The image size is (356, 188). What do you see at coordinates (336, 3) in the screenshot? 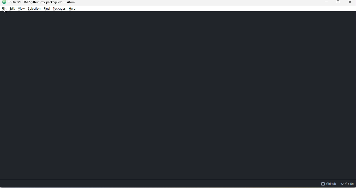
I see `maximize` at bounding box center [336, 3].